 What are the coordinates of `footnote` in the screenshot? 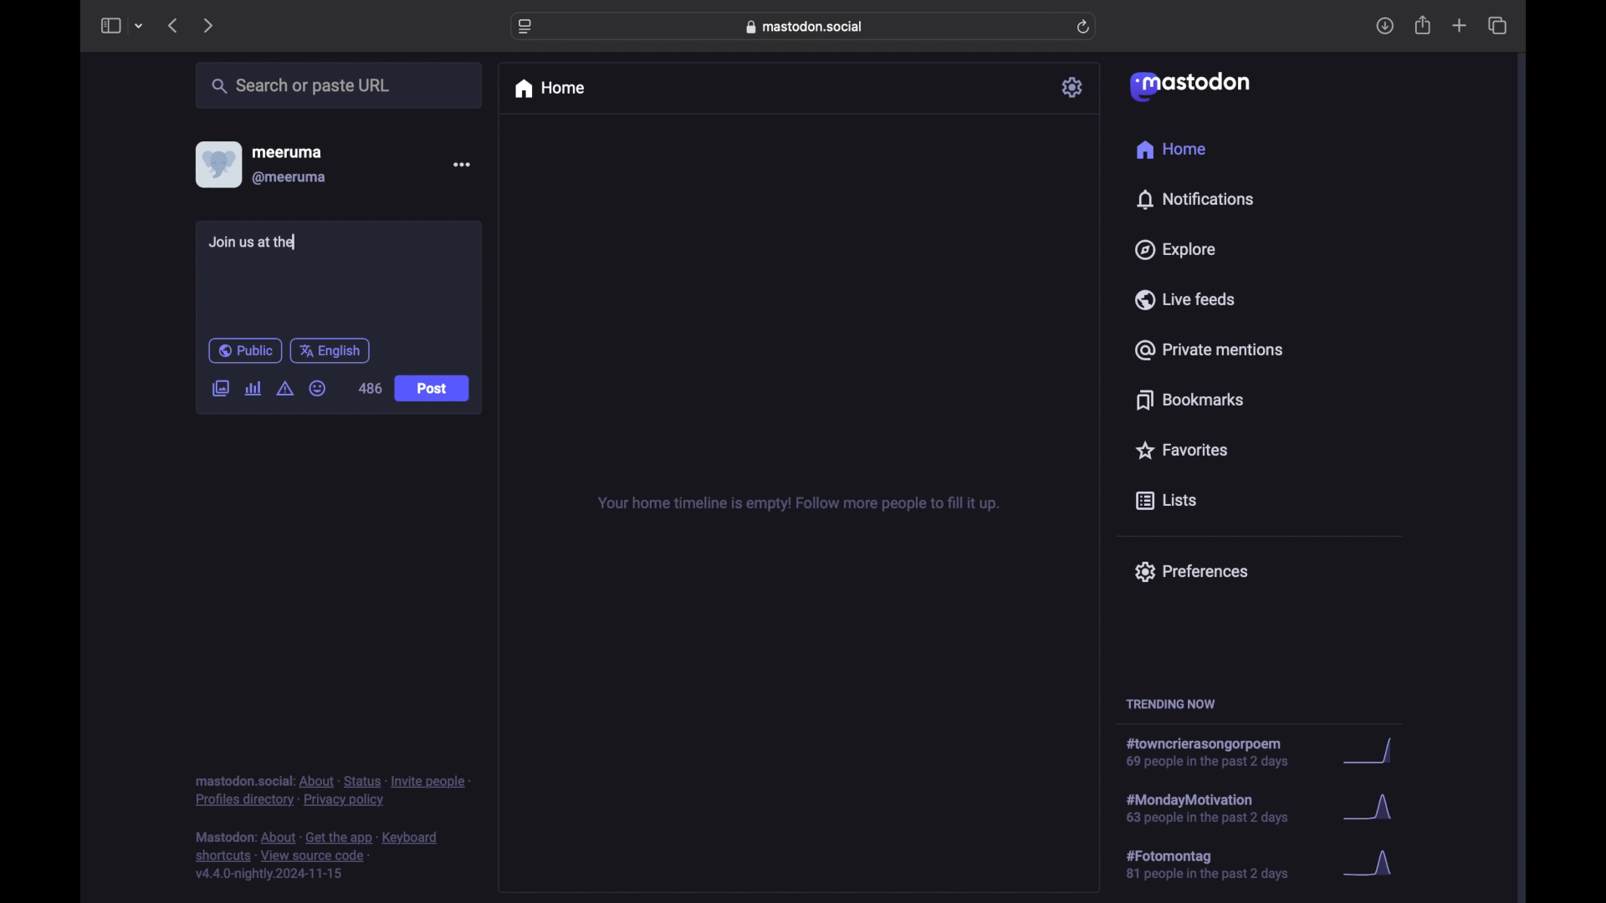 It's located at (333, 790).